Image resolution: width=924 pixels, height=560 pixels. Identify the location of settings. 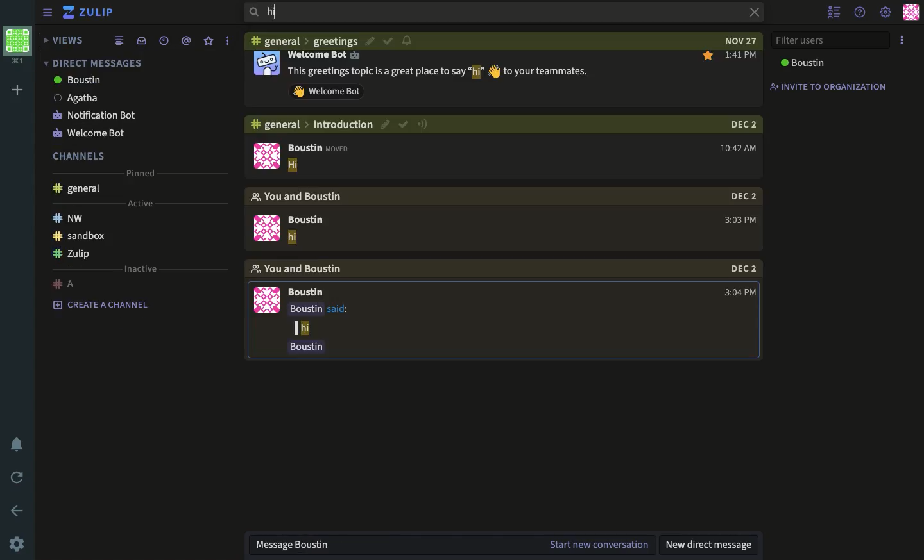
(19, 544).